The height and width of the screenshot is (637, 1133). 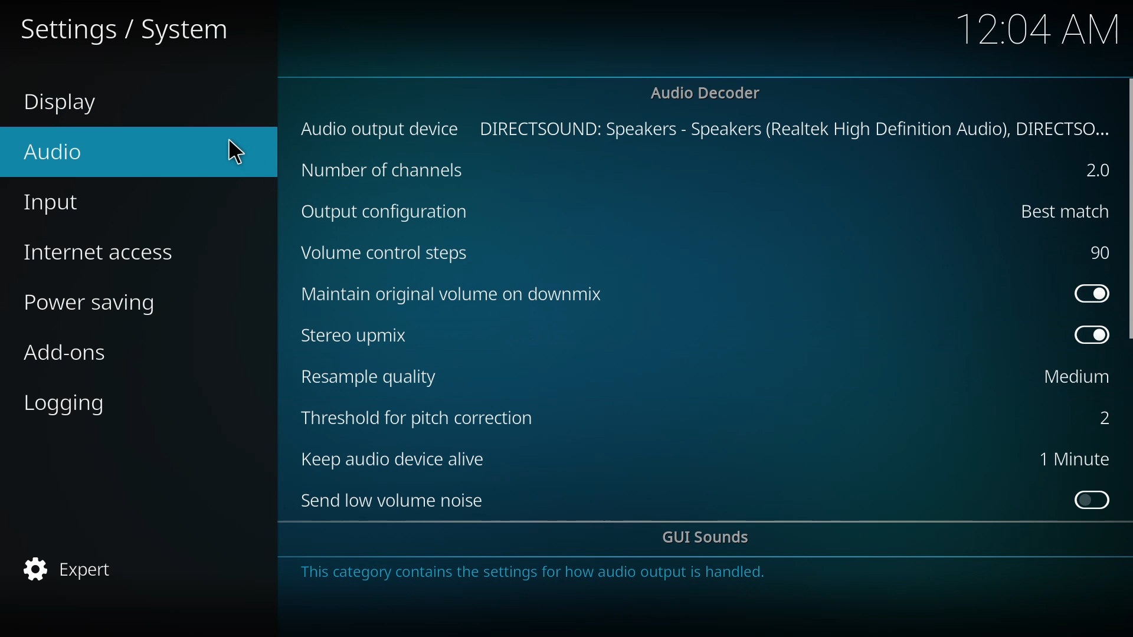 What do you see at coordinates (797, 127) in the screenshot?
I see `directsound` at bounding box center [797, 127].